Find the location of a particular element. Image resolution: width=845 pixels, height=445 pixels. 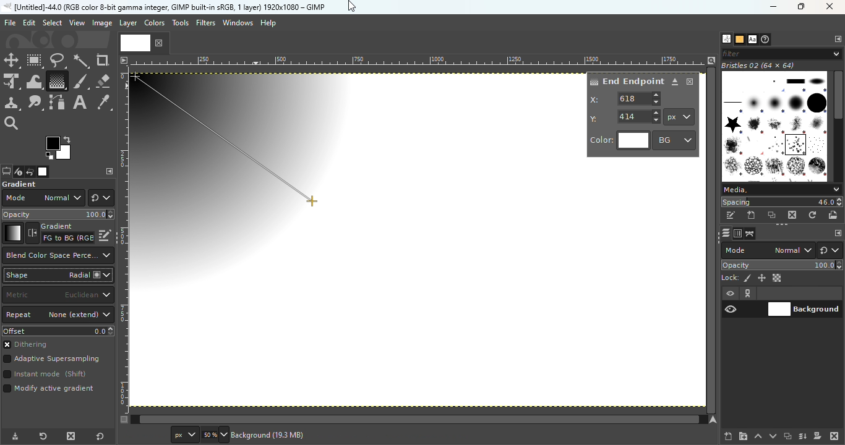

Delete tool preset is located at coordinates (68, 436).